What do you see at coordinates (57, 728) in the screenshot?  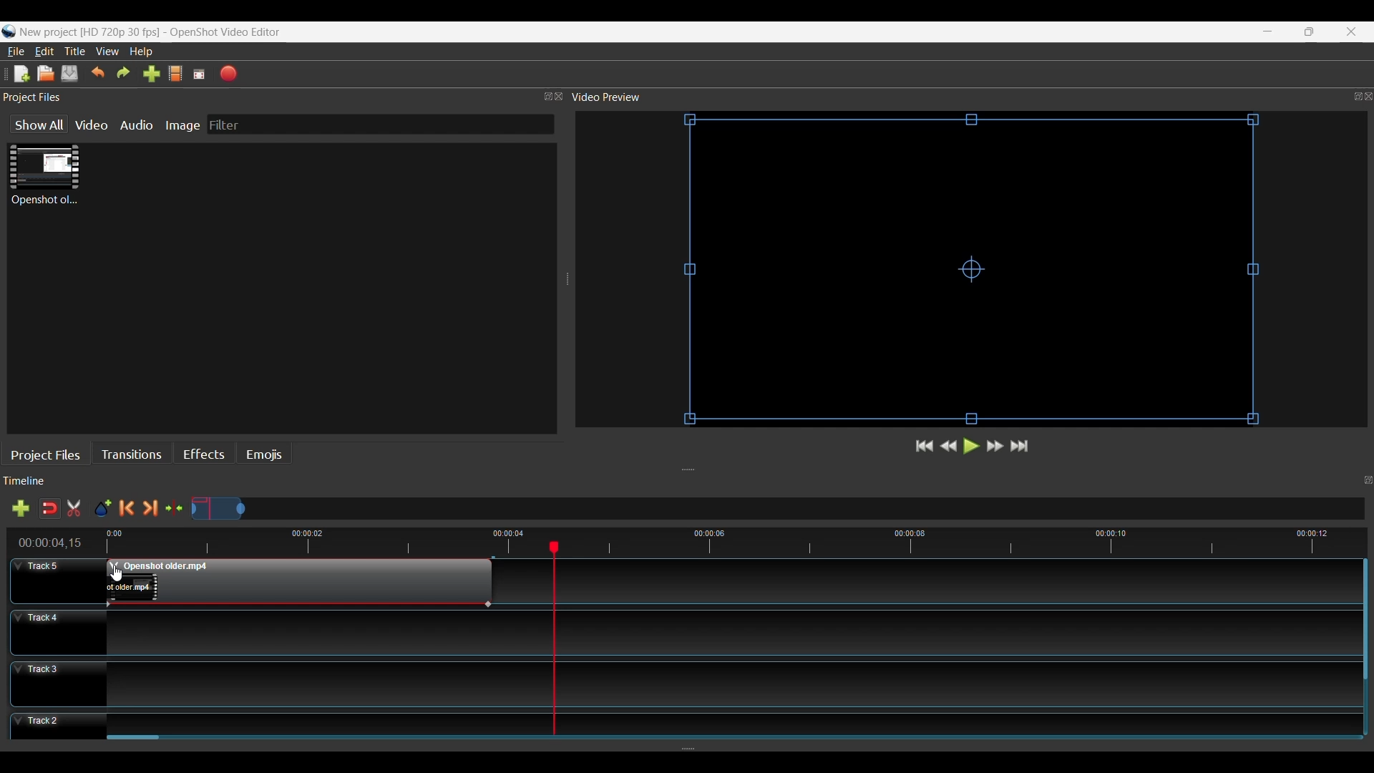 I see `Track Header` at bounding box center [57, 728].